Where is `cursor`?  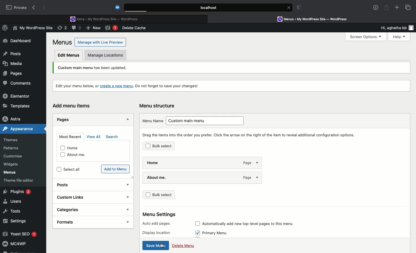
cursor is located at coordinates (161, 245).